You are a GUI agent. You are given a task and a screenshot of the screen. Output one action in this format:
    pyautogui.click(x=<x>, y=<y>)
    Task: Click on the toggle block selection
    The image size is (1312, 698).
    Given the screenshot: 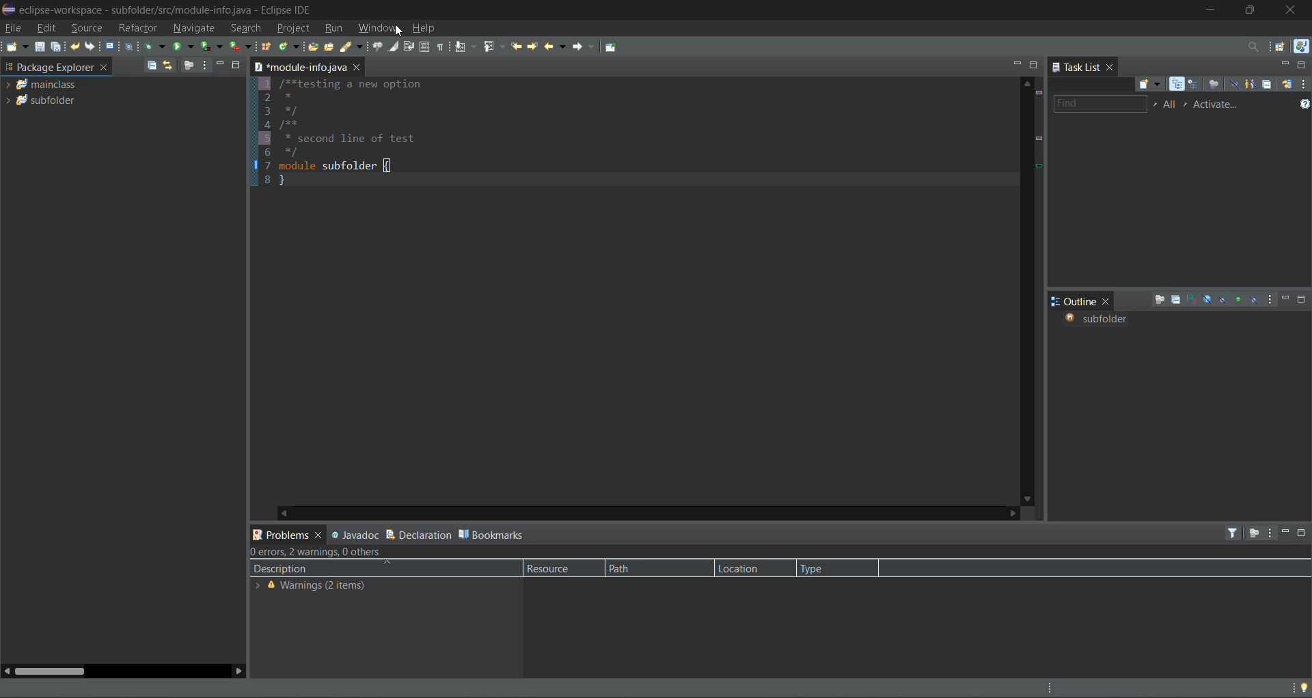 What is the action you would take?
    pyautogui.click(x=423, y=46)
    